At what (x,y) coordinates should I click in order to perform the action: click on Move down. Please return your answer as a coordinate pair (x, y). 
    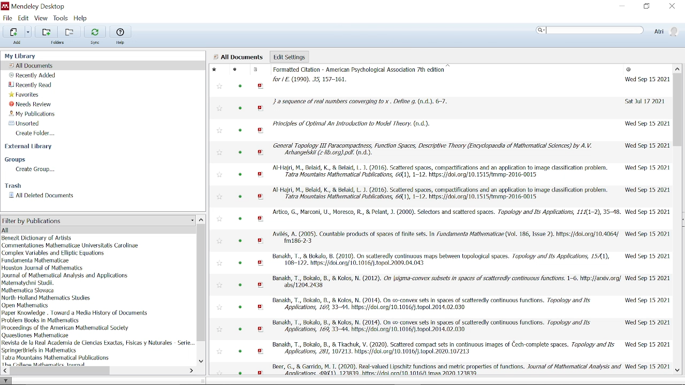
    Looking at the image, I should click on (678, 371).